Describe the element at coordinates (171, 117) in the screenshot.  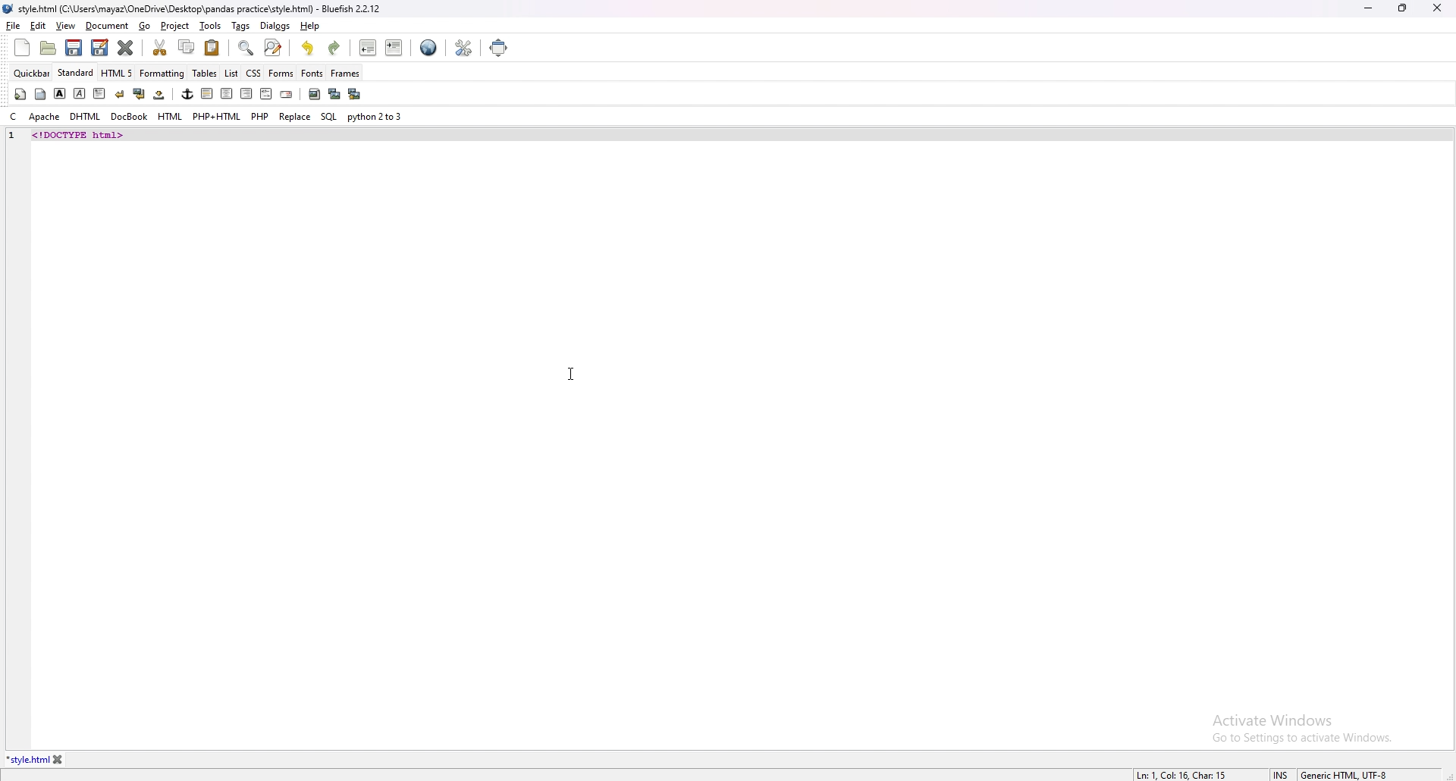
I see `html` at that location.